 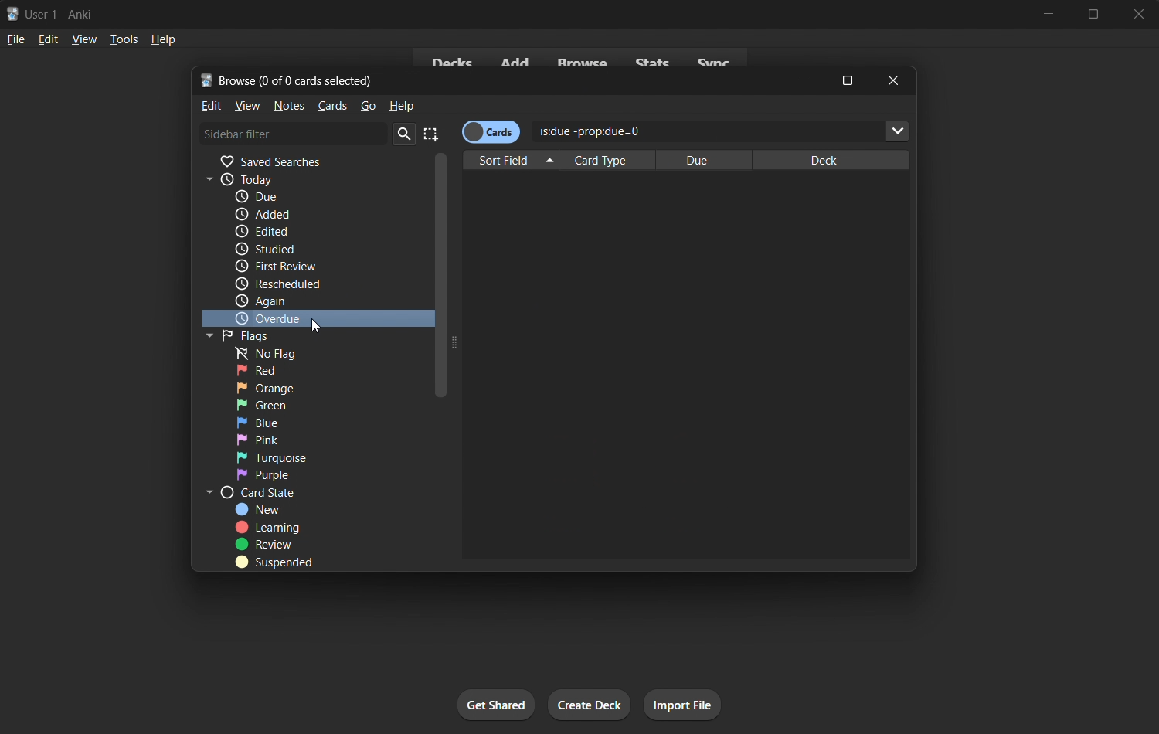 What do you see at coordinates (123, 39) in the screenshot?
I see `tools` at bounding box center [123, 39].